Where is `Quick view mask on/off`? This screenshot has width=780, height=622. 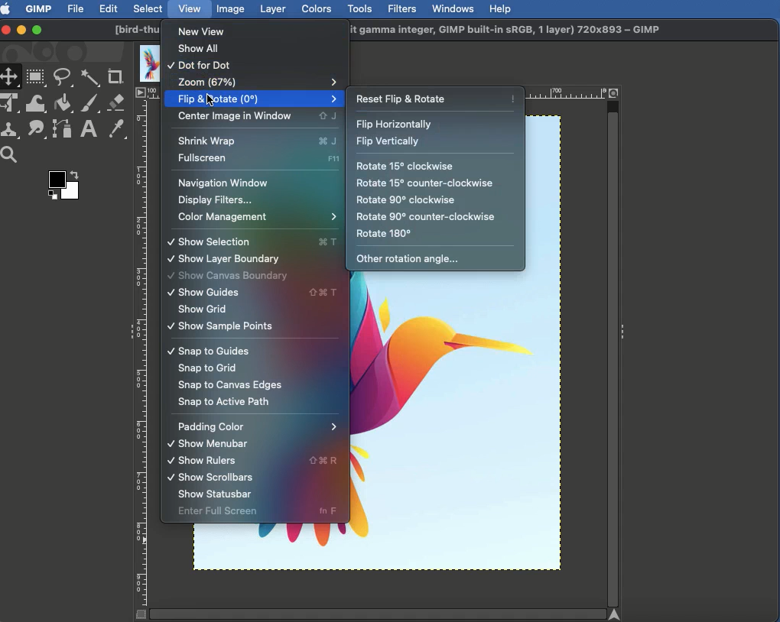 Quick view mask on/off is located at coordinates (138, 615).